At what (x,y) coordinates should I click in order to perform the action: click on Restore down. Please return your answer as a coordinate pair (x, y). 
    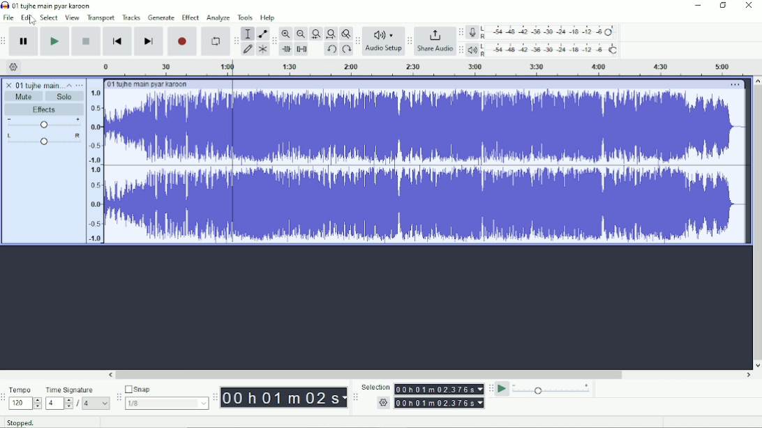
    Looking at the image, I should click on (724, 6).